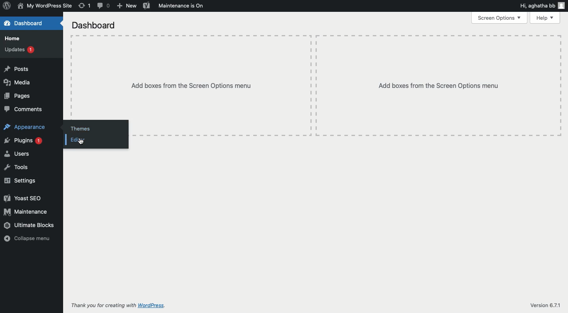  What do you see at coordinates (80, 129) in the screenshot?
I see `Themes` at bounding box center [80, 129].